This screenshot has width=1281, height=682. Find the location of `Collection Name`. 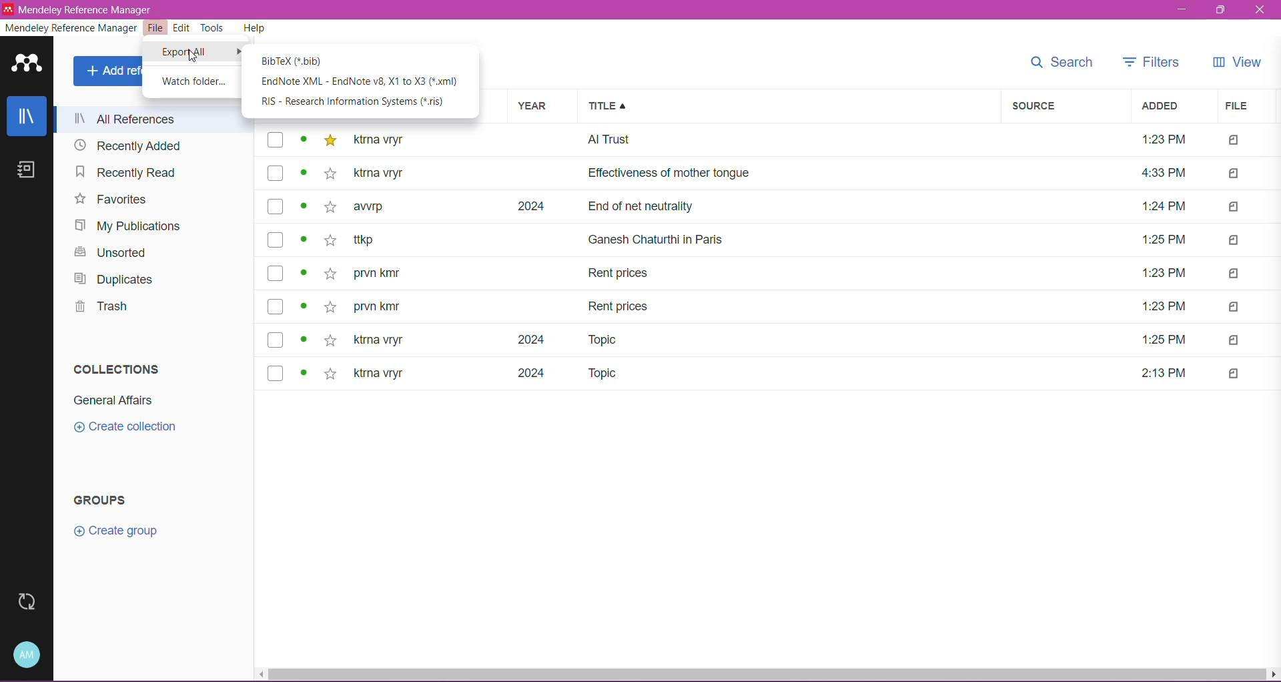

Collection Name is located at coordinates (109, 400).